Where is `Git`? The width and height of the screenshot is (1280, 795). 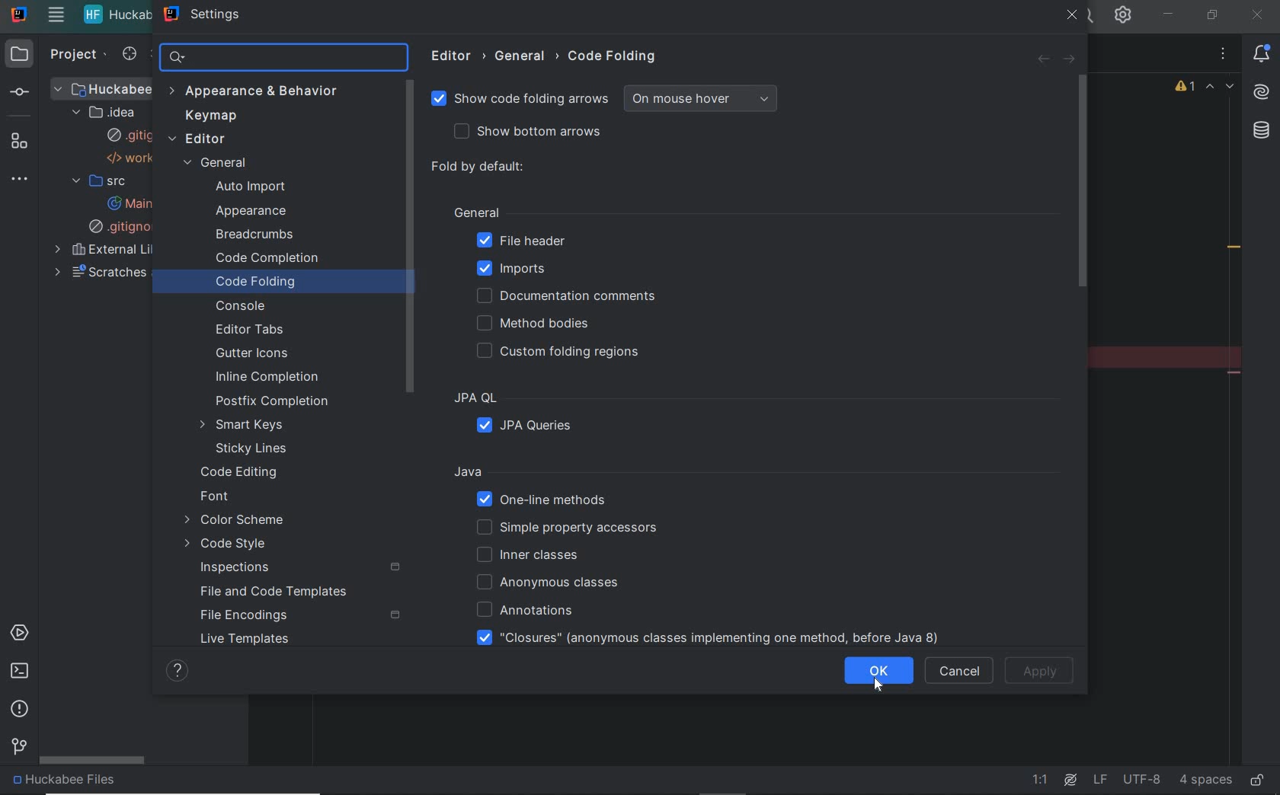 Git is located at coordinates (18, 749).